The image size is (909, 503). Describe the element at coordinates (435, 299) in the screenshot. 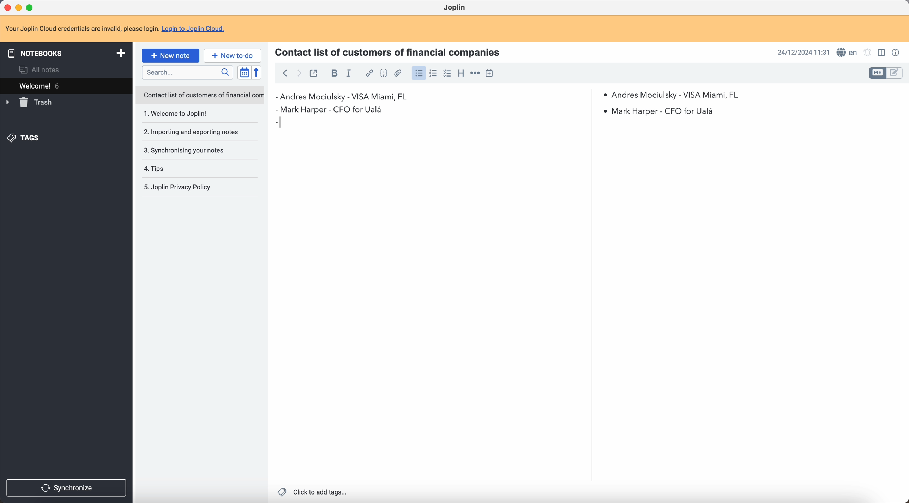

I see `body text` at that location.